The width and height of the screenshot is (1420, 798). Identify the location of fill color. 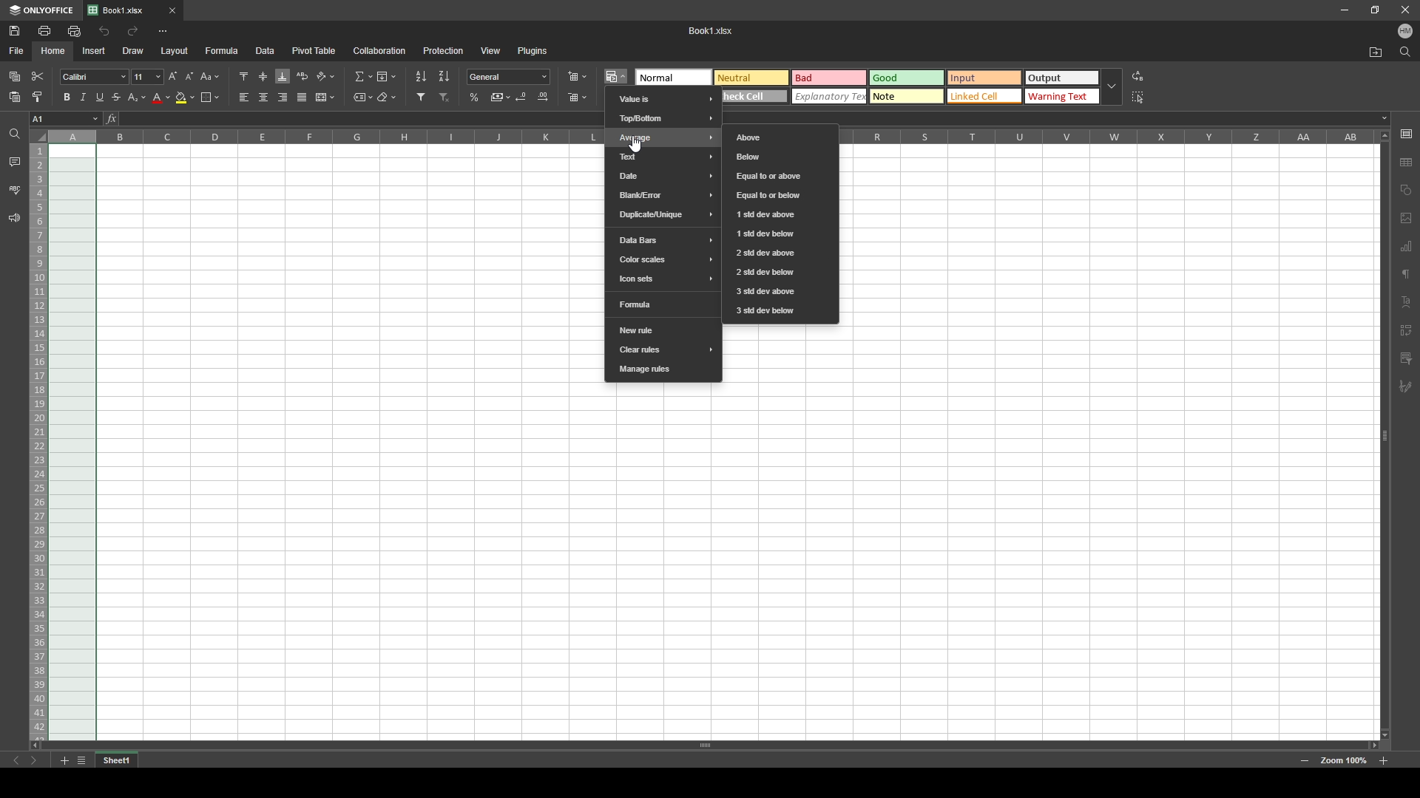
(186, 98).